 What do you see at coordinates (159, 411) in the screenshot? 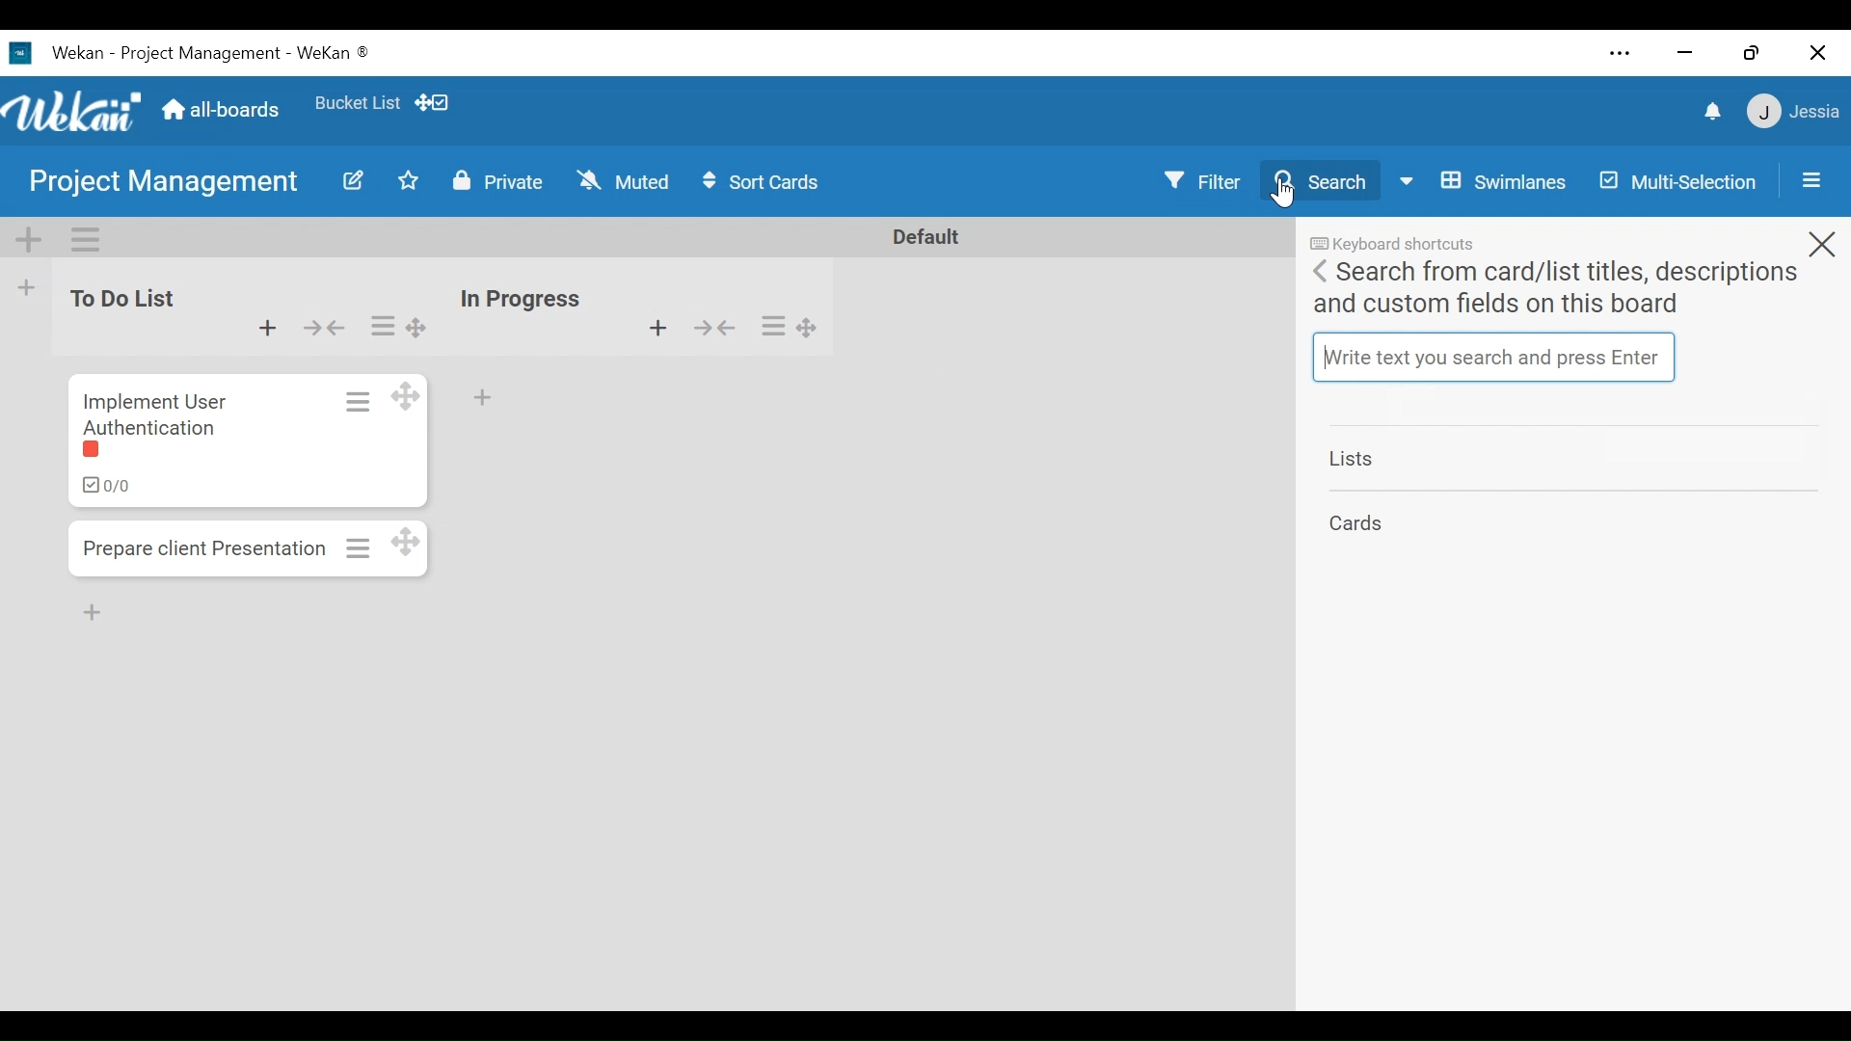
I see `Implement user authentication` at bounding box center [159, 411].